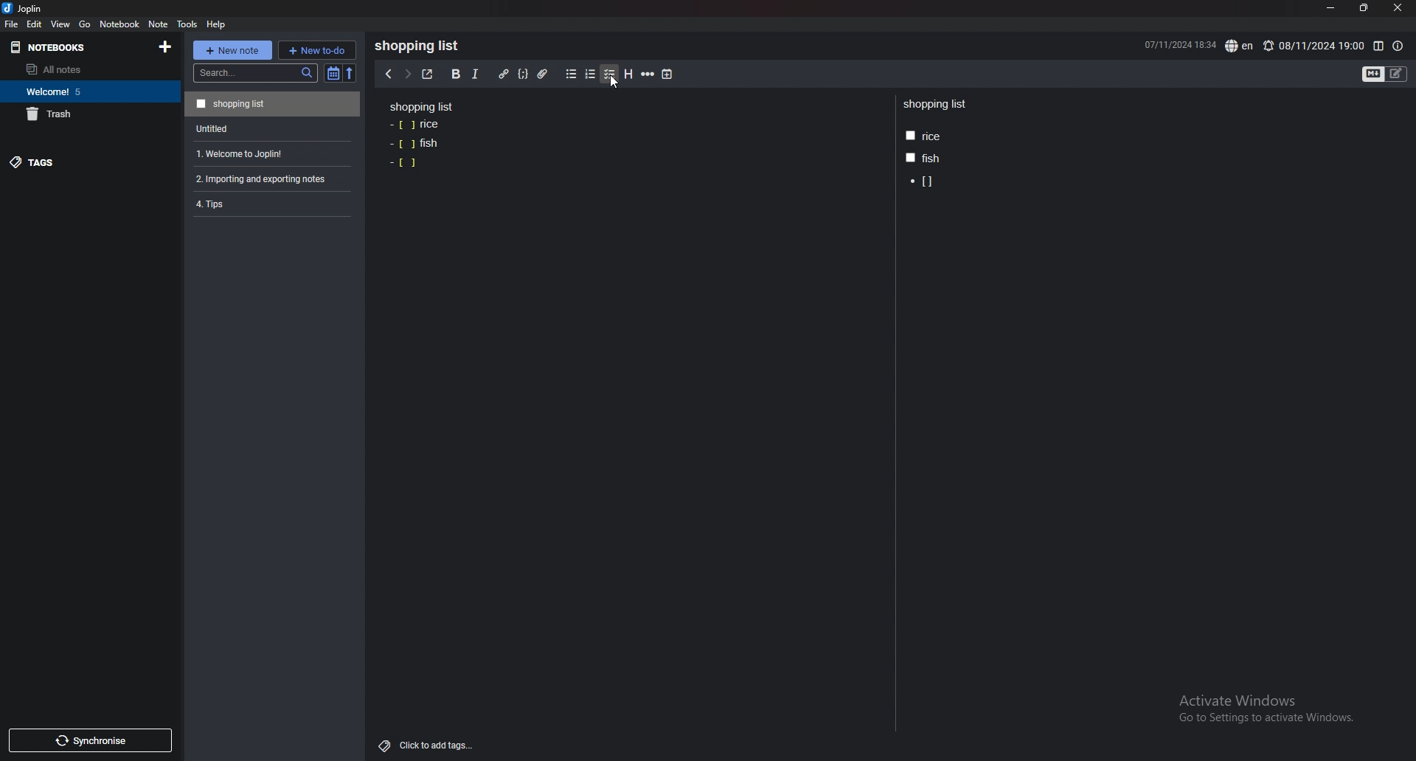 The image size is (1416, 761). I want to click on note, so click(159, 24).